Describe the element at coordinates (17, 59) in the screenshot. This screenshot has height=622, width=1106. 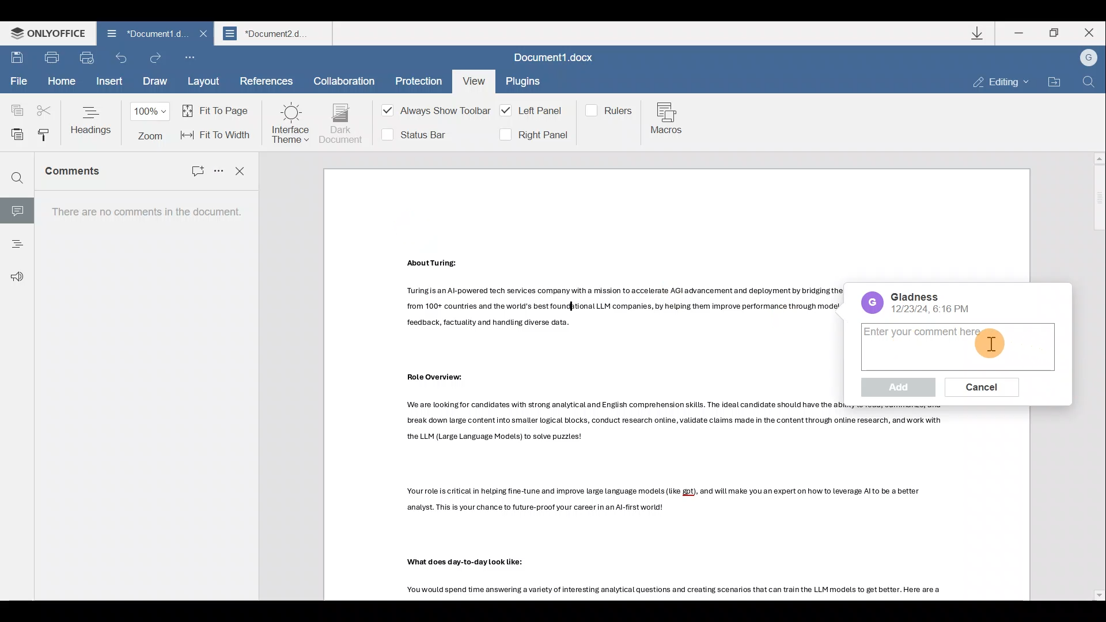
I see `Save` at that location.